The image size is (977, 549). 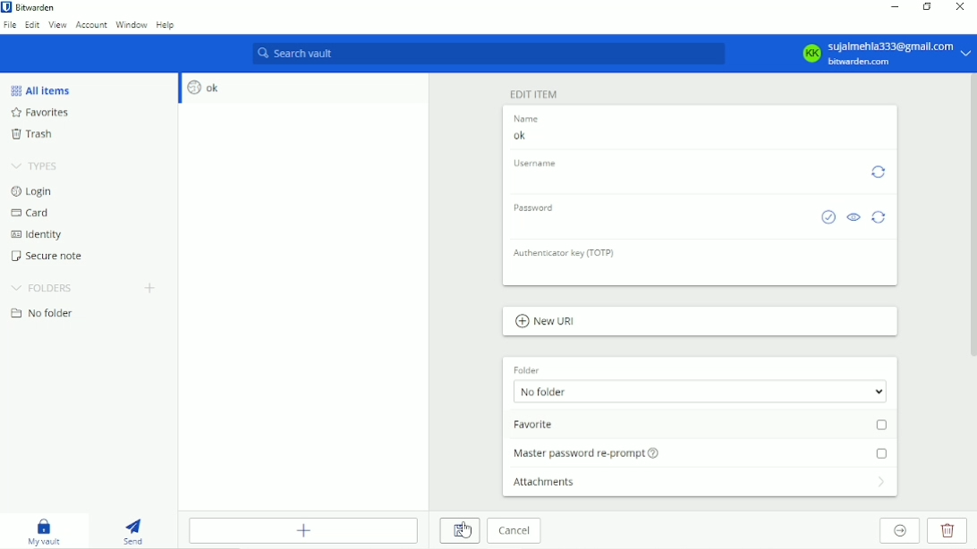 I want to click on Help, so click(x=169, y=26).